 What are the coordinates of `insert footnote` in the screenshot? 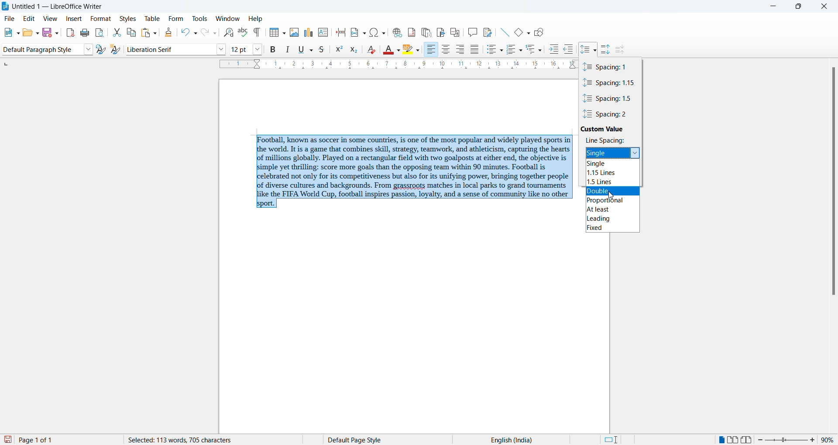 It's located at (412, 33).